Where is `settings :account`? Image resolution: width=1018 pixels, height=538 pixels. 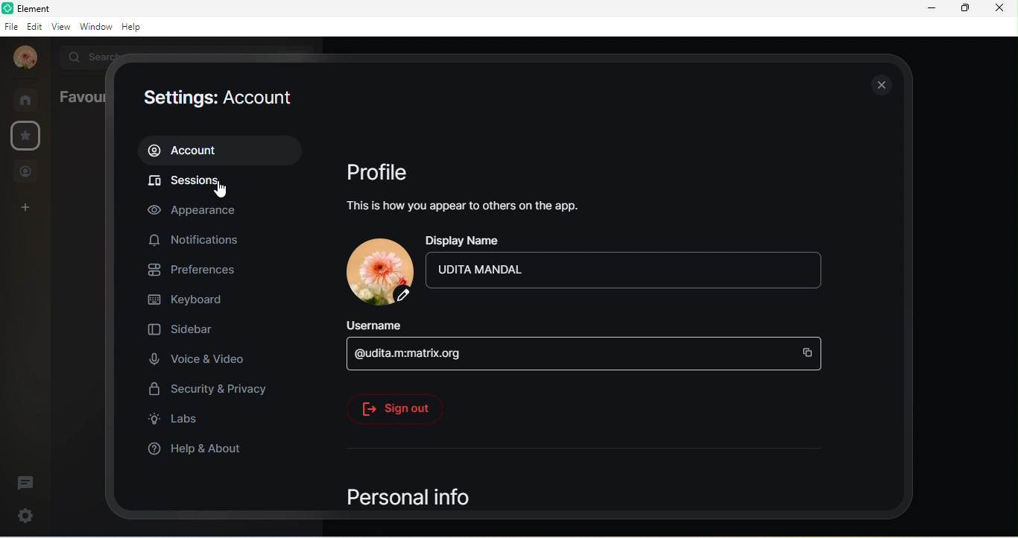
settings :account is located at coordinates (218, 100).